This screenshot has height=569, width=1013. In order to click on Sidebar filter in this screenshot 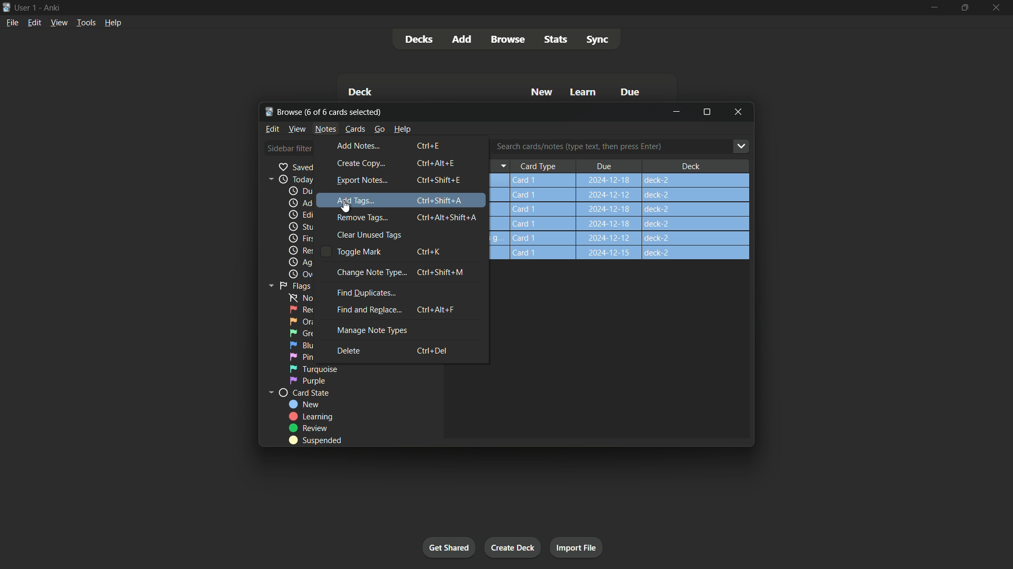, I will do `click(290, 148)`.